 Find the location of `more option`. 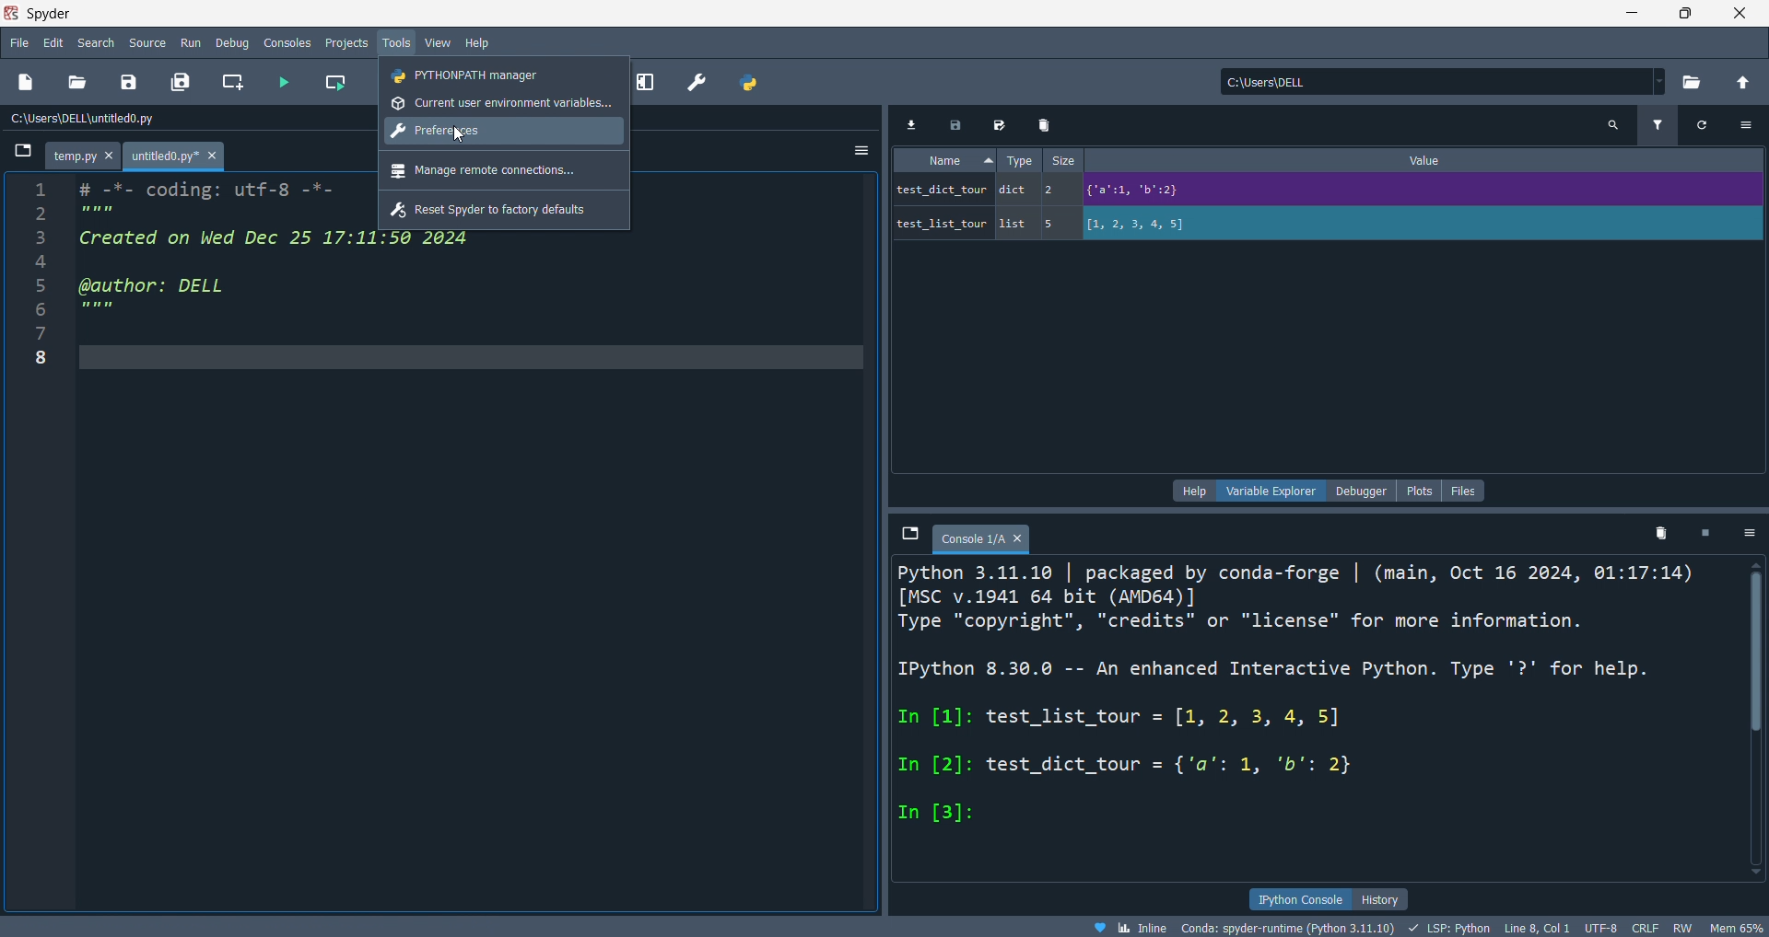

more option is located at coordinates (859, 151).